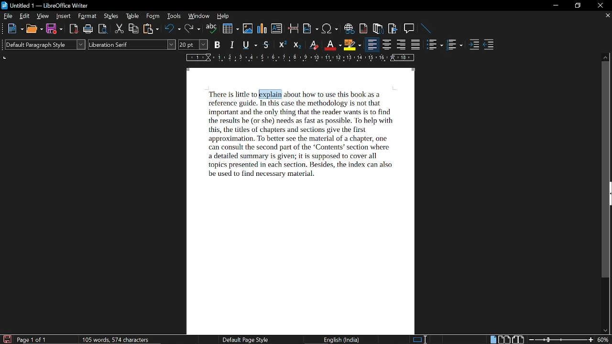 The height and width of the screenshot is (344, 612). Describe the element at coordinates (294, 29) in the screenshot. I see `insert page break` at that location.